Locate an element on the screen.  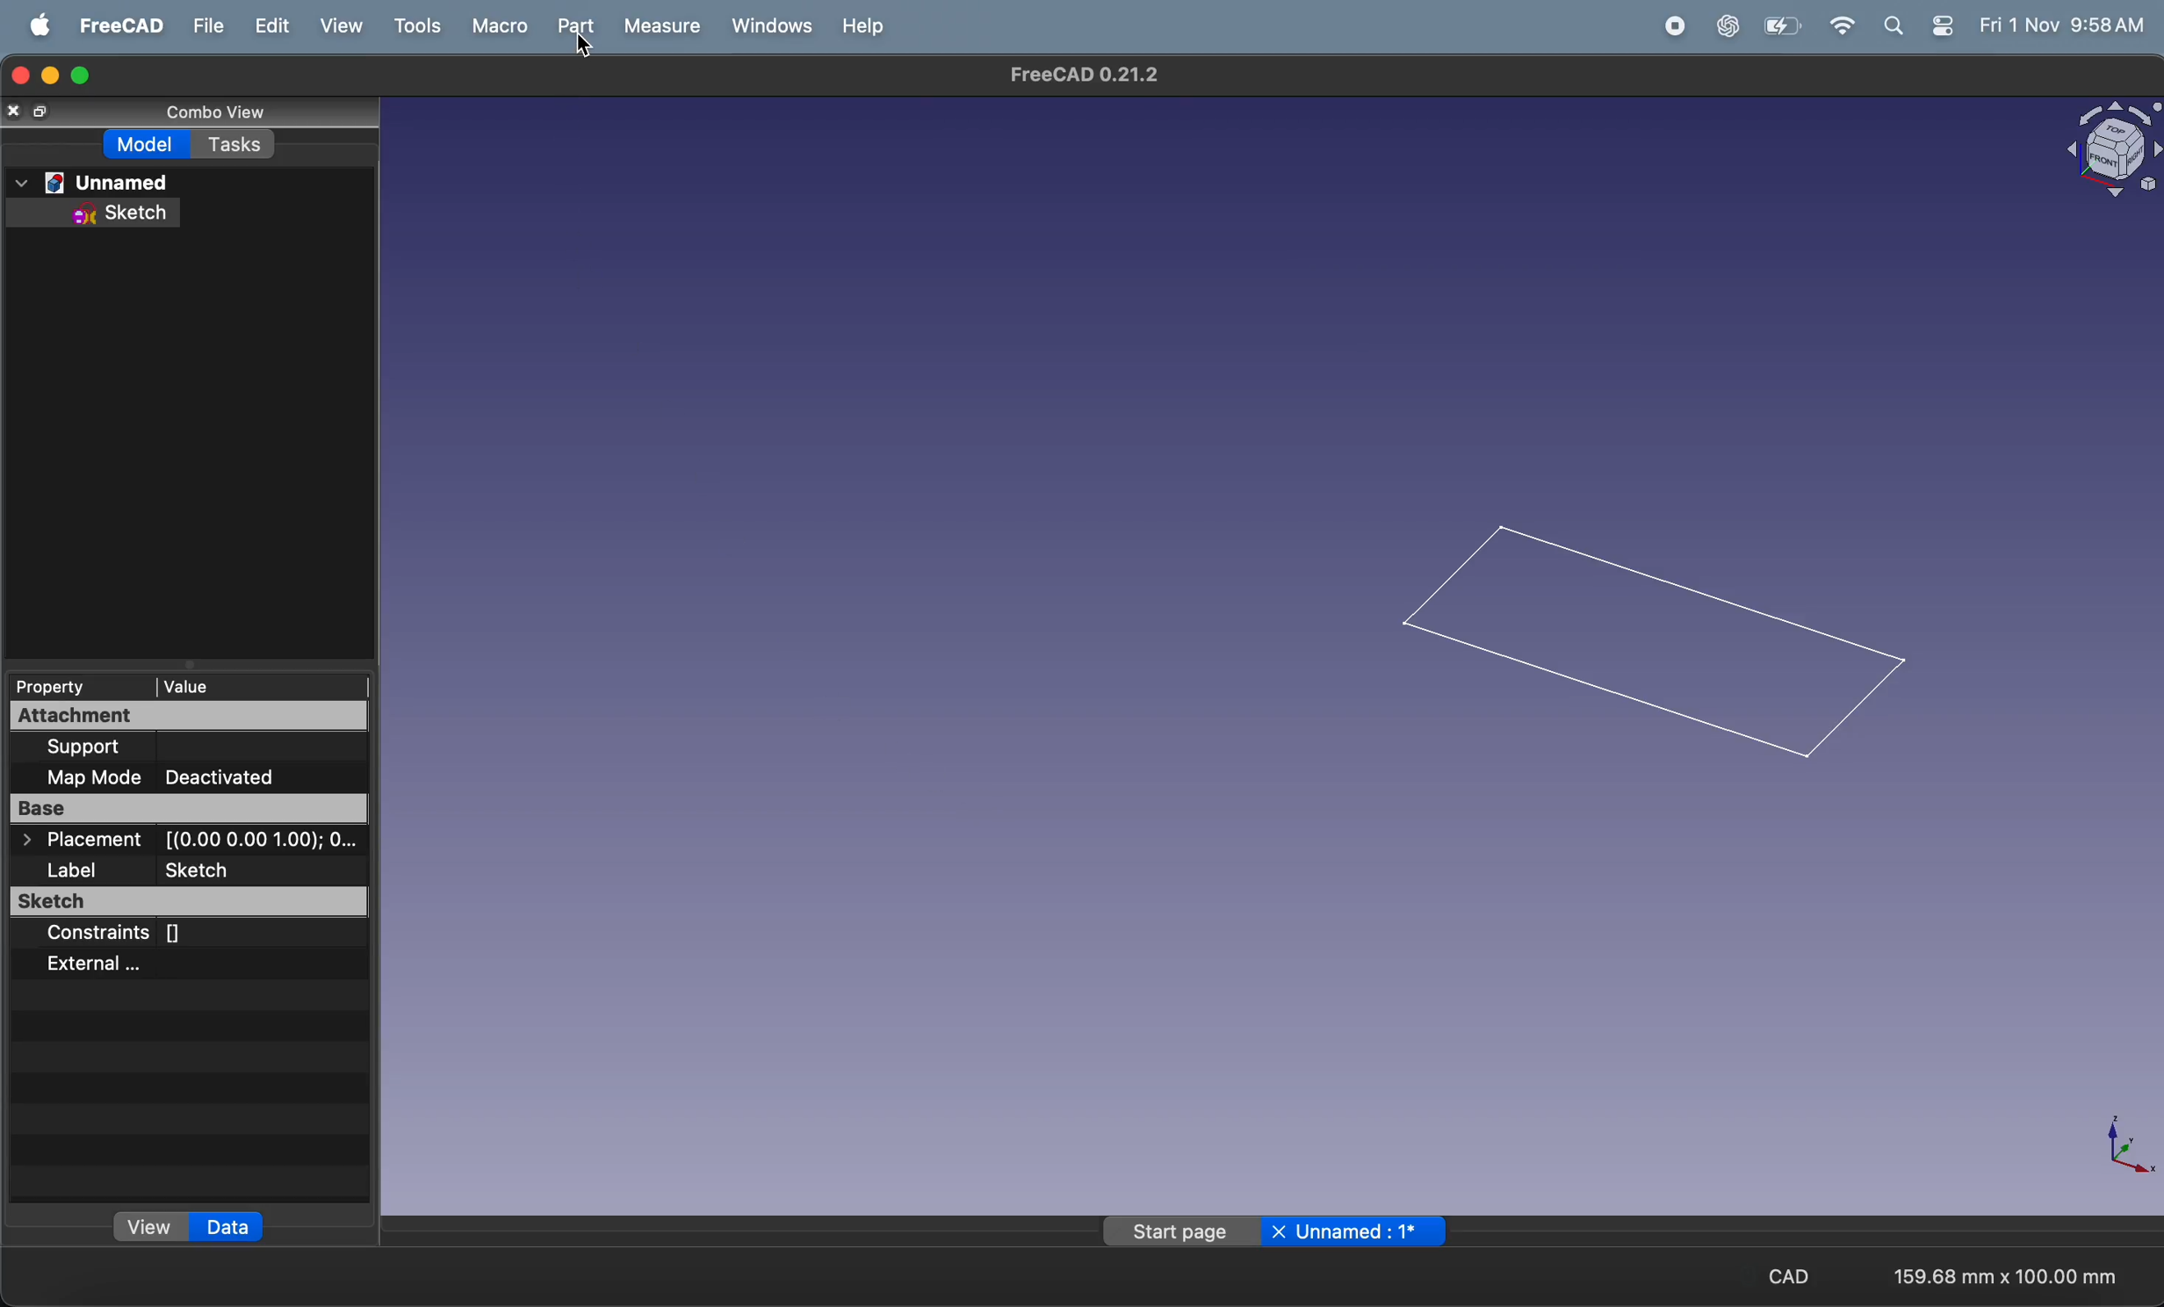
view is located at coordinates (149, 1226).